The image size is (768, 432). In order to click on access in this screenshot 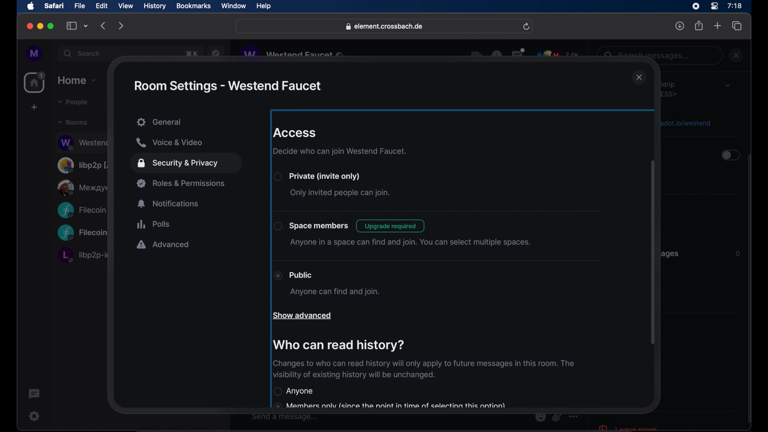, I will do `click(296, 132)`.